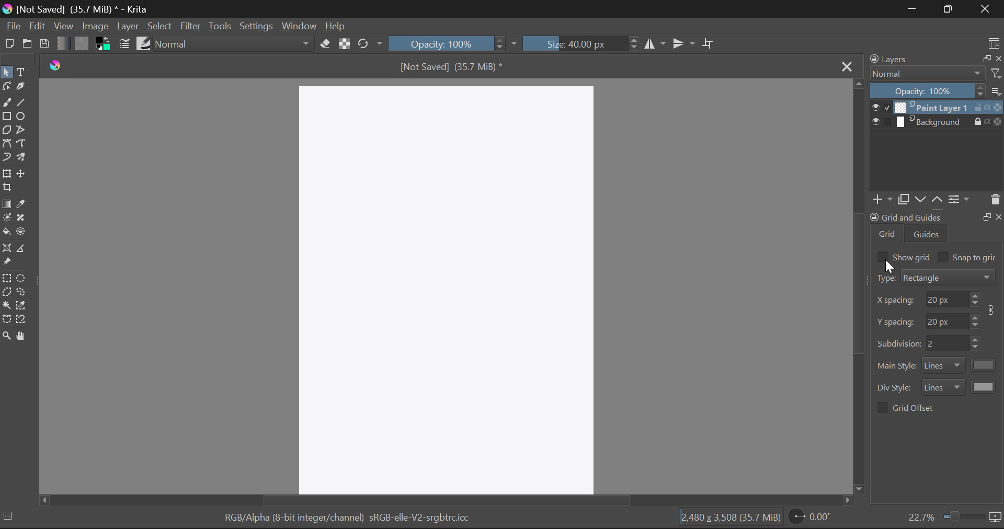  Describe the element at coordinates (885, 278) in the screenshot. I see `type` at that location.